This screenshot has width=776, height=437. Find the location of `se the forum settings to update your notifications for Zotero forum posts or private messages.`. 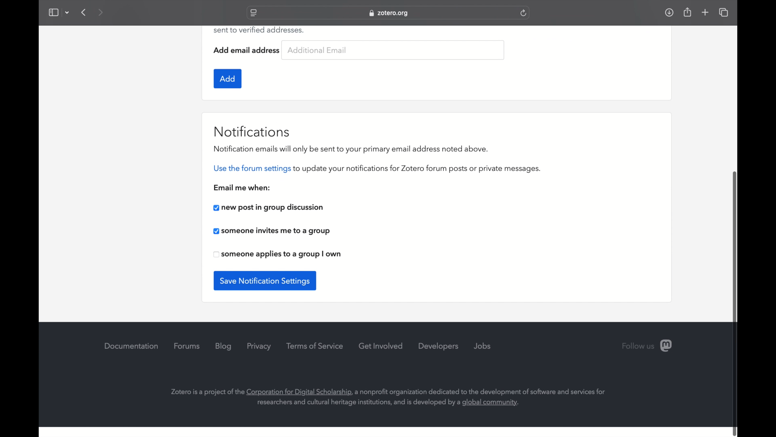

se the forum settings to update your notifications for Zotero forum posts or private messages. is located at coordinates (382, 169).